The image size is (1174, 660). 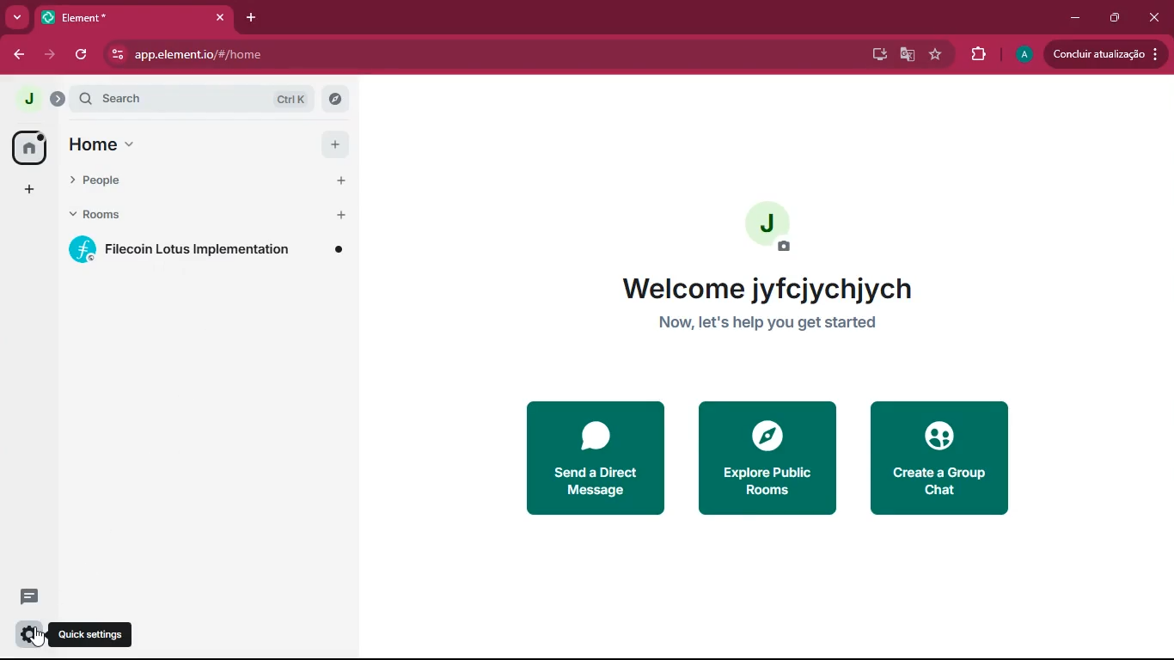 I want to click on close, so click(x=220, y=17).